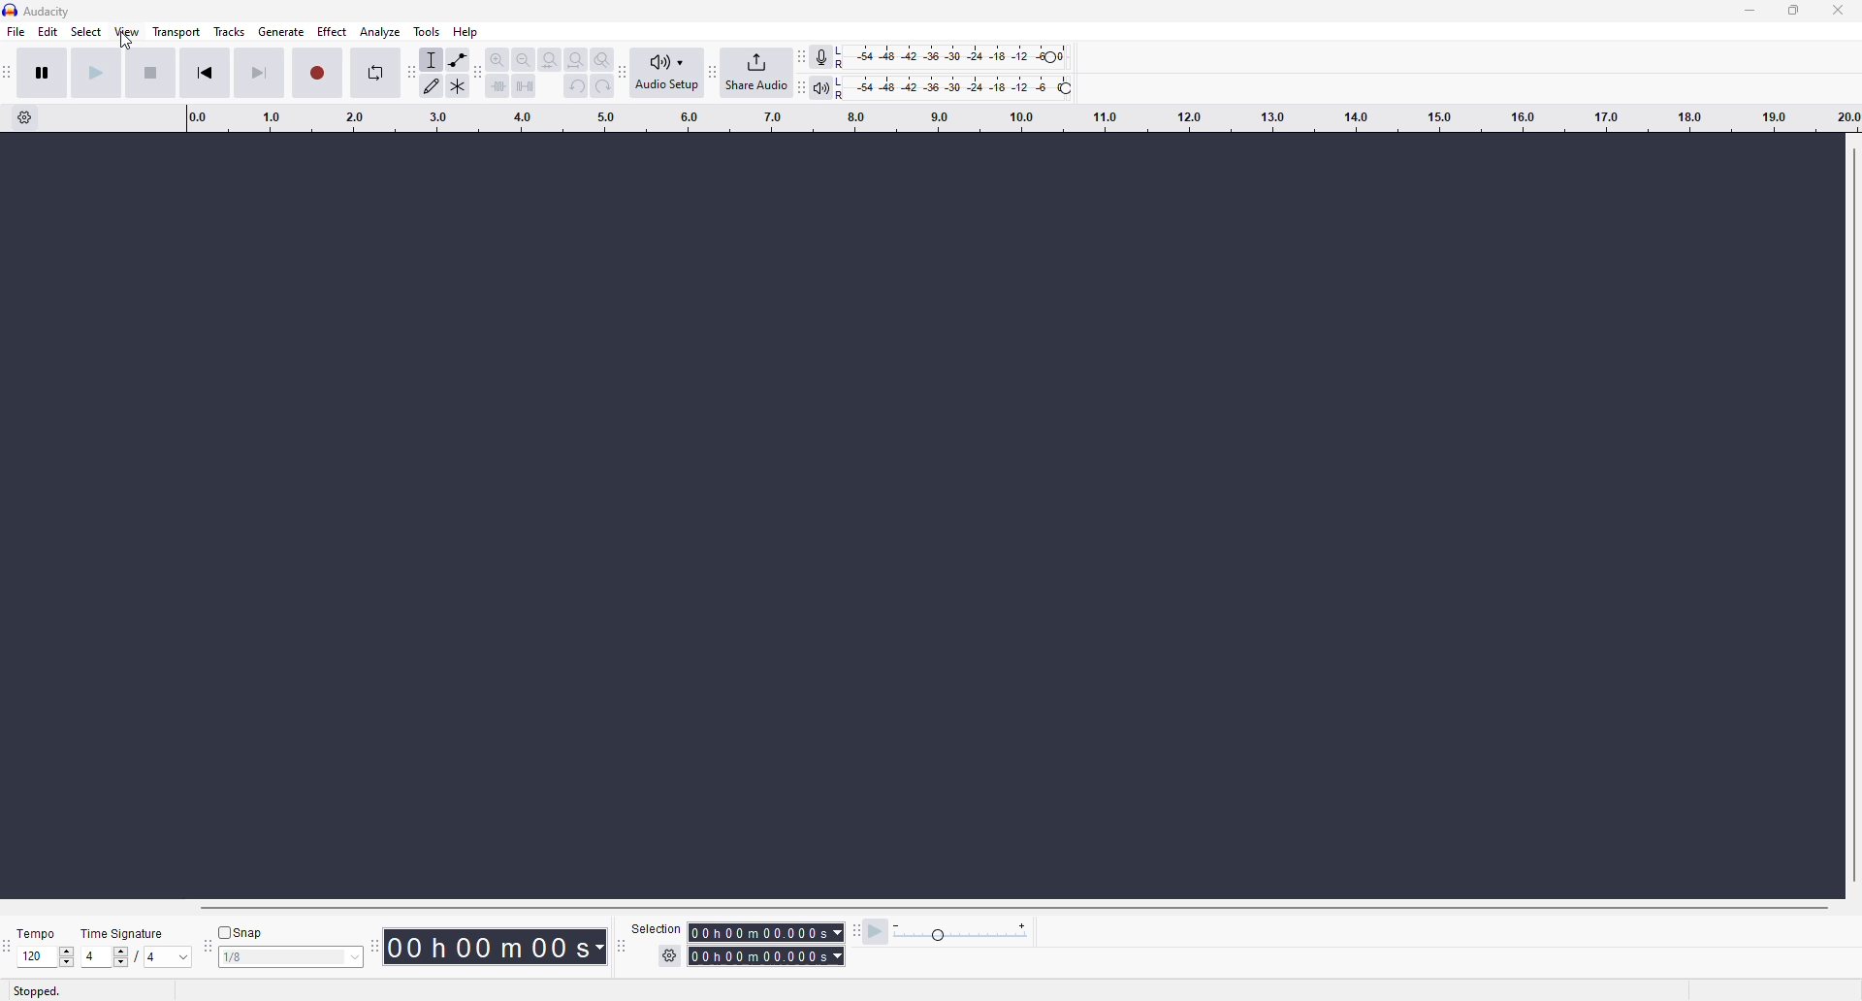 This screenshot has height=1001, width=1862. What do you see at coordinates (499, 88) in the screenshot?
I see `trim outside selection` at bounding box center [499, 88].